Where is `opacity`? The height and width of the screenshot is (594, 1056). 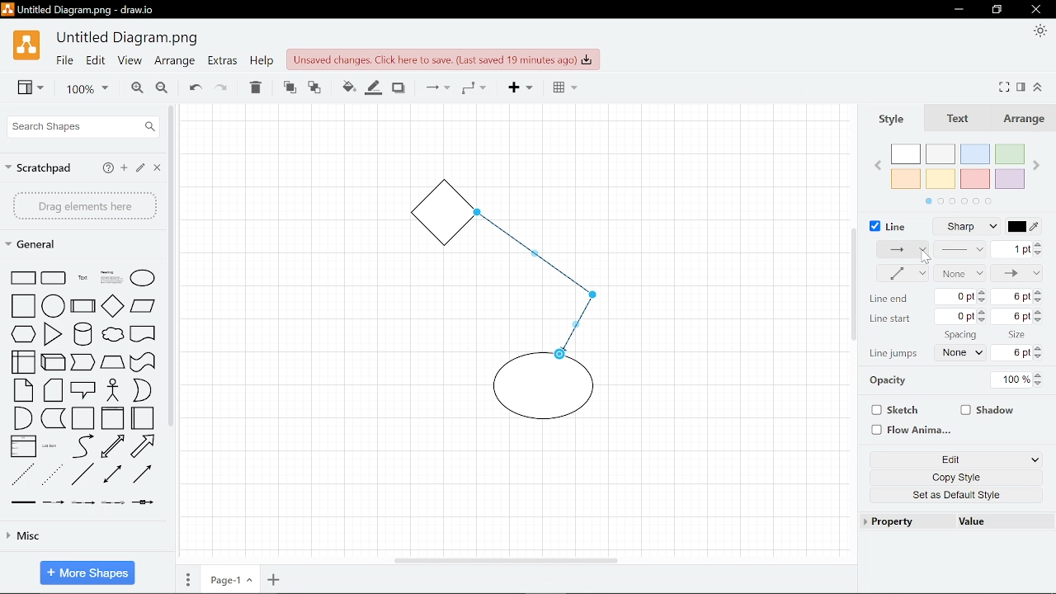
opacity is located at coordinates (896, 382).